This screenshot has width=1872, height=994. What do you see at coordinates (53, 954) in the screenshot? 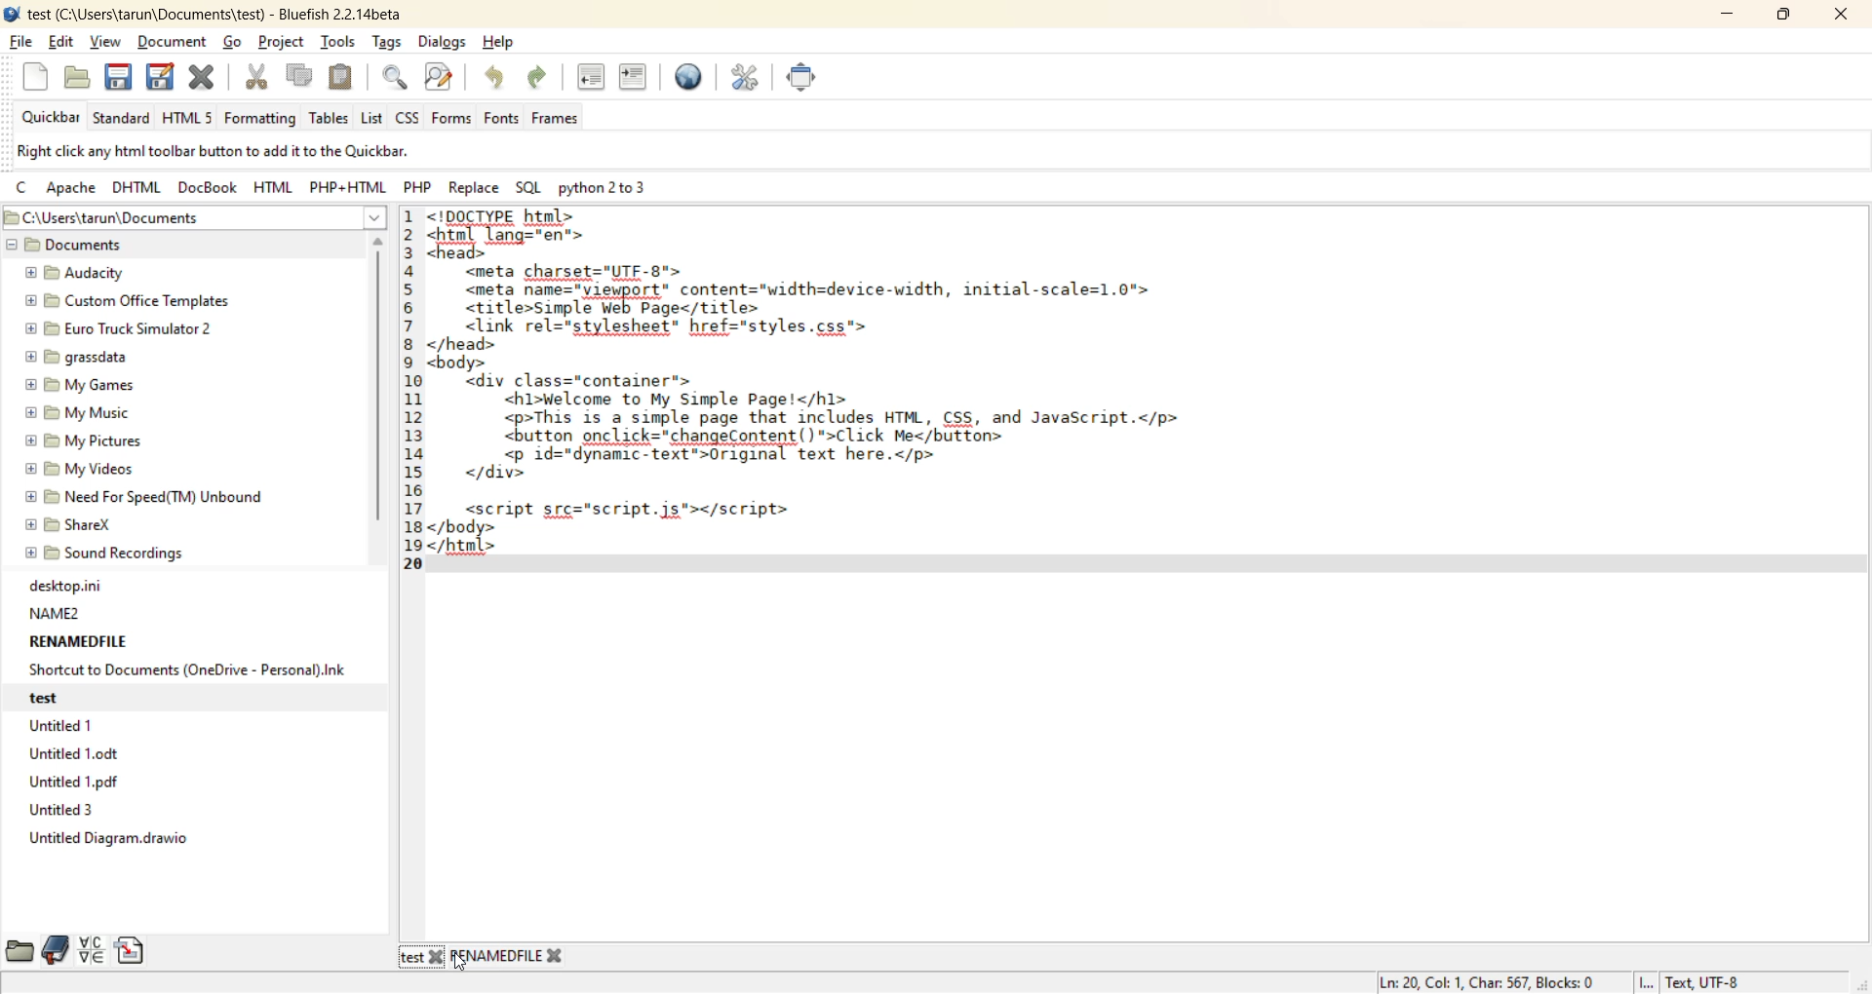
I see `bookmarks` at bounding box center [53, 954].